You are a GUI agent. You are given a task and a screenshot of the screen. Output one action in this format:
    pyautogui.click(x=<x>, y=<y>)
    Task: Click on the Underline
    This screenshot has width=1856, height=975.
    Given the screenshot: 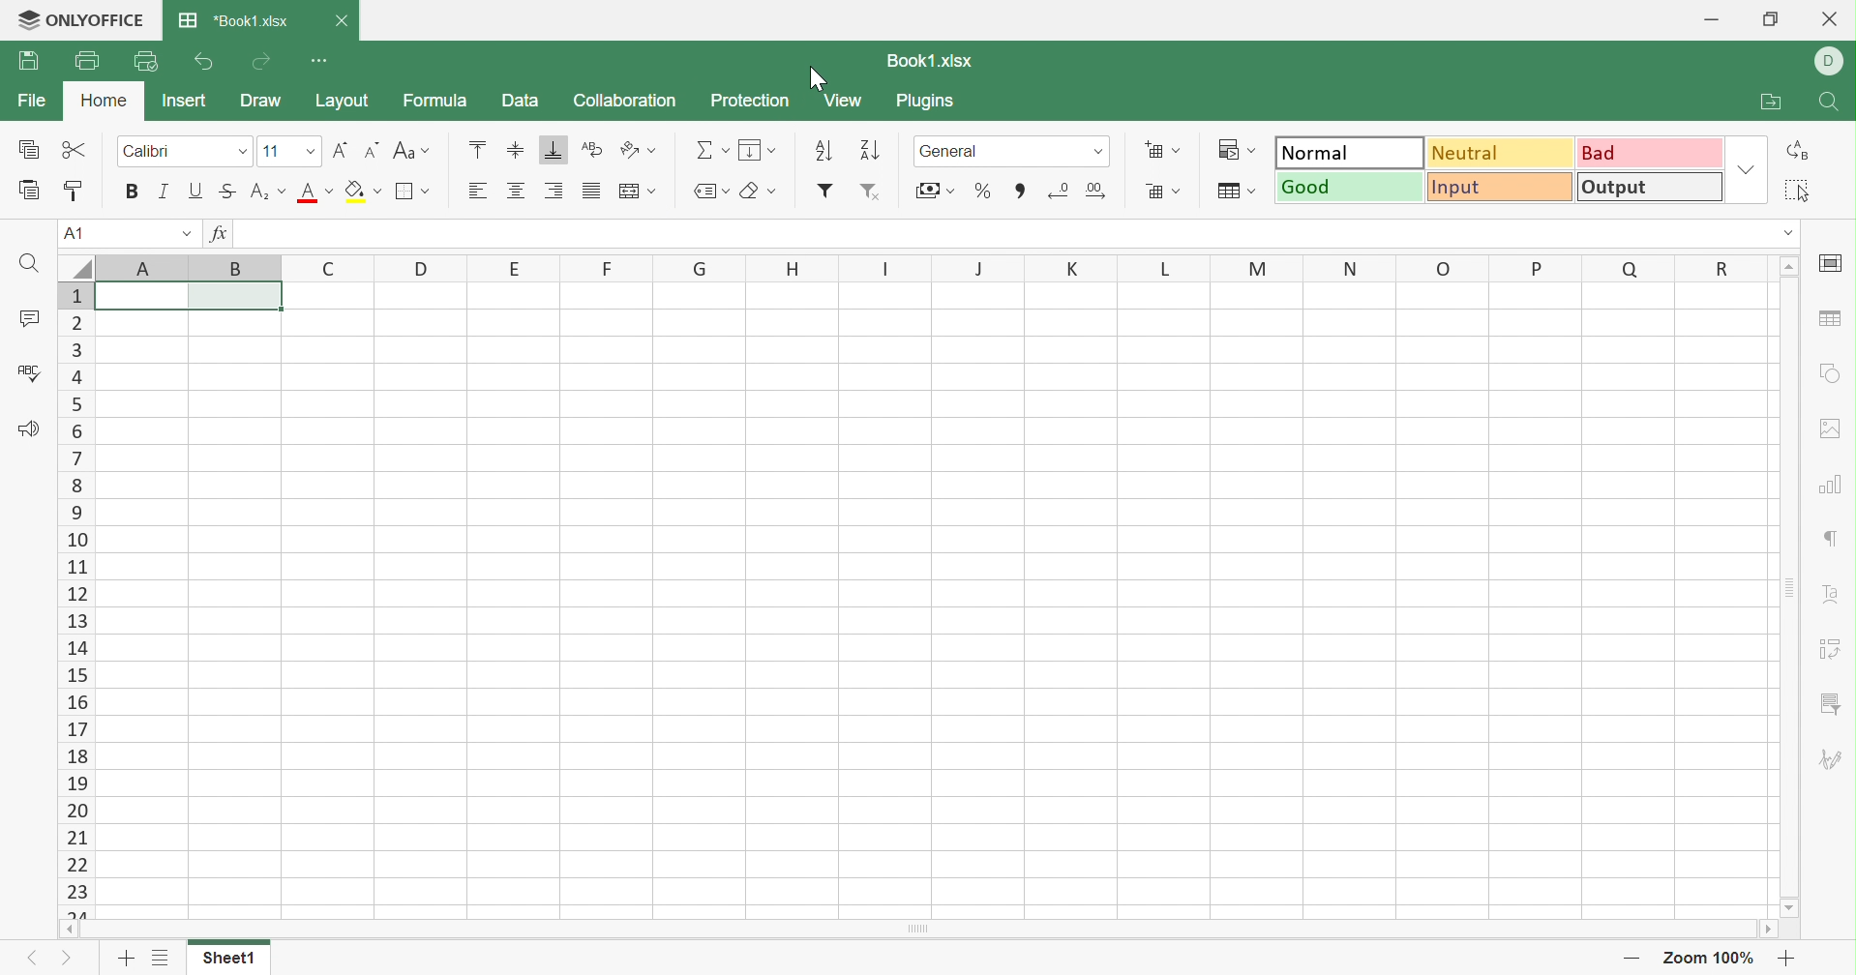 What is the action you would take?
    pyautogui.click(x=196, y=192)
    